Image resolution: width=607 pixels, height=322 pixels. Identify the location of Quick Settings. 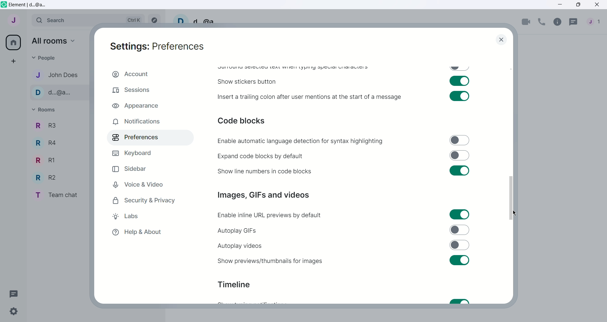
(14, 312).